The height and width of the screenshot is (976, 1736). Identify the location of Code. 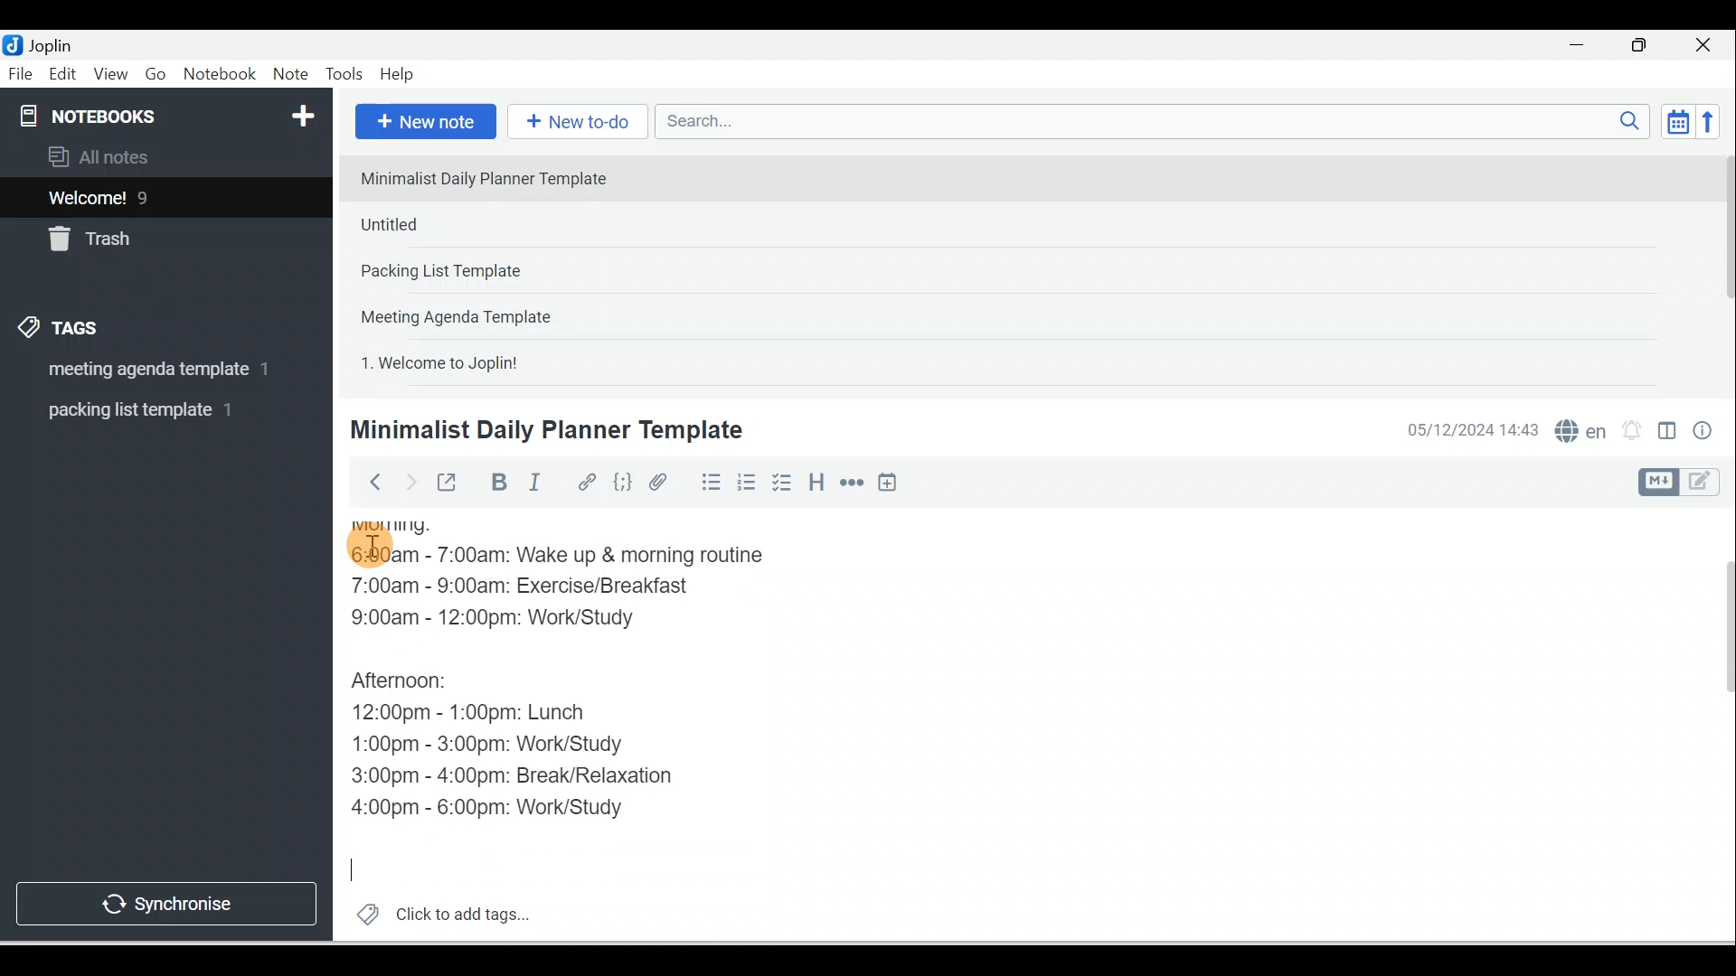
(623, 483).